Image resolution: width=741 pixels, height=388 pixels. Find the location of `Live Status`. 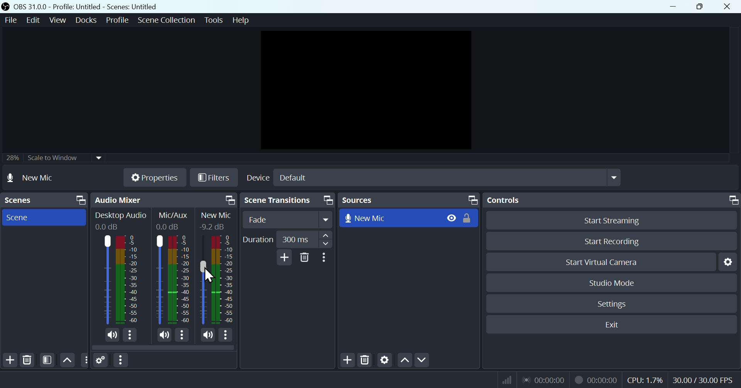

Live Status is located at coordinates (543, 379).